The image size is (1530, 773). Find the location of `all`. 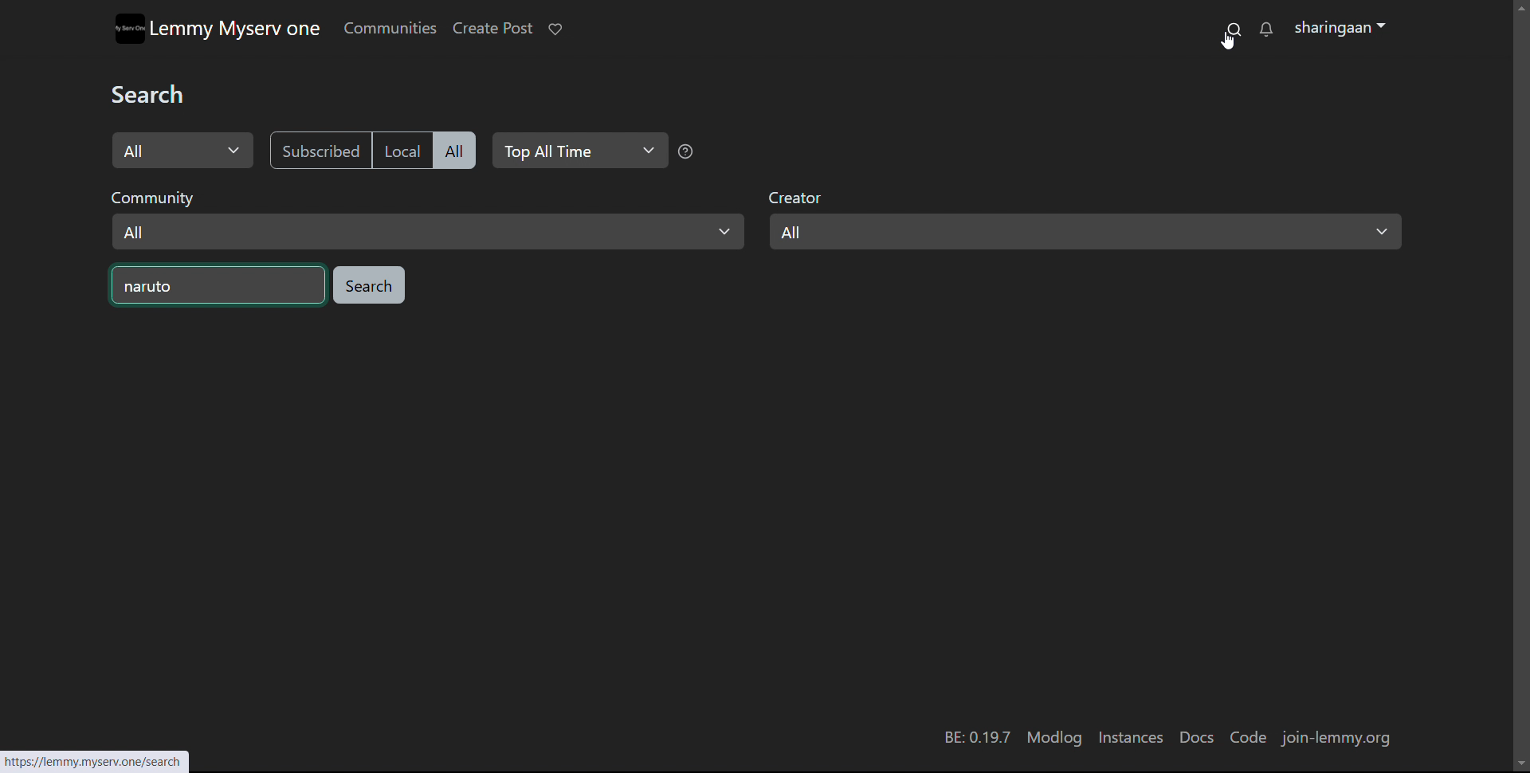

all is located at coordinates (454, 150).